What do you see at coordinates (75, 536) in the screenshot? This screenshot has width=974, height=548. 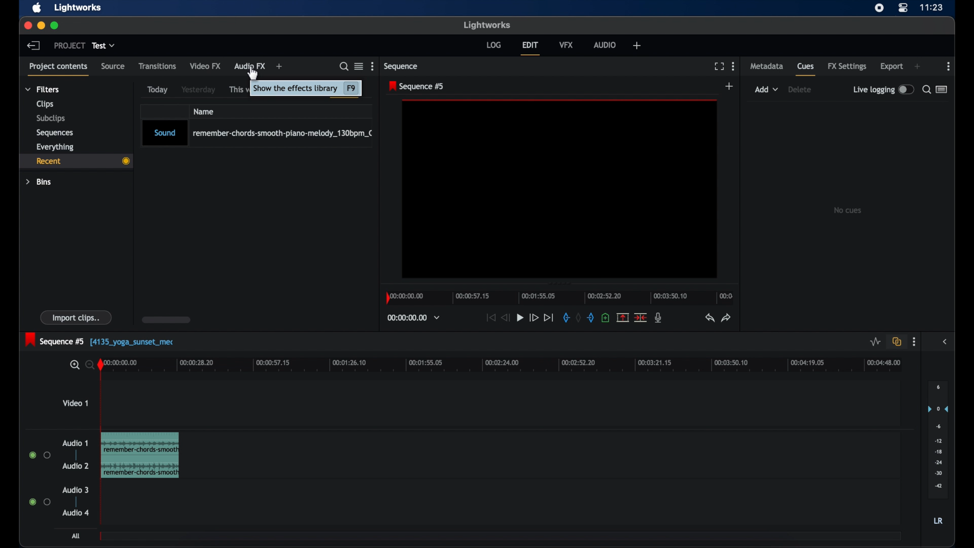 I see `all` at bounding box center [75, 536].